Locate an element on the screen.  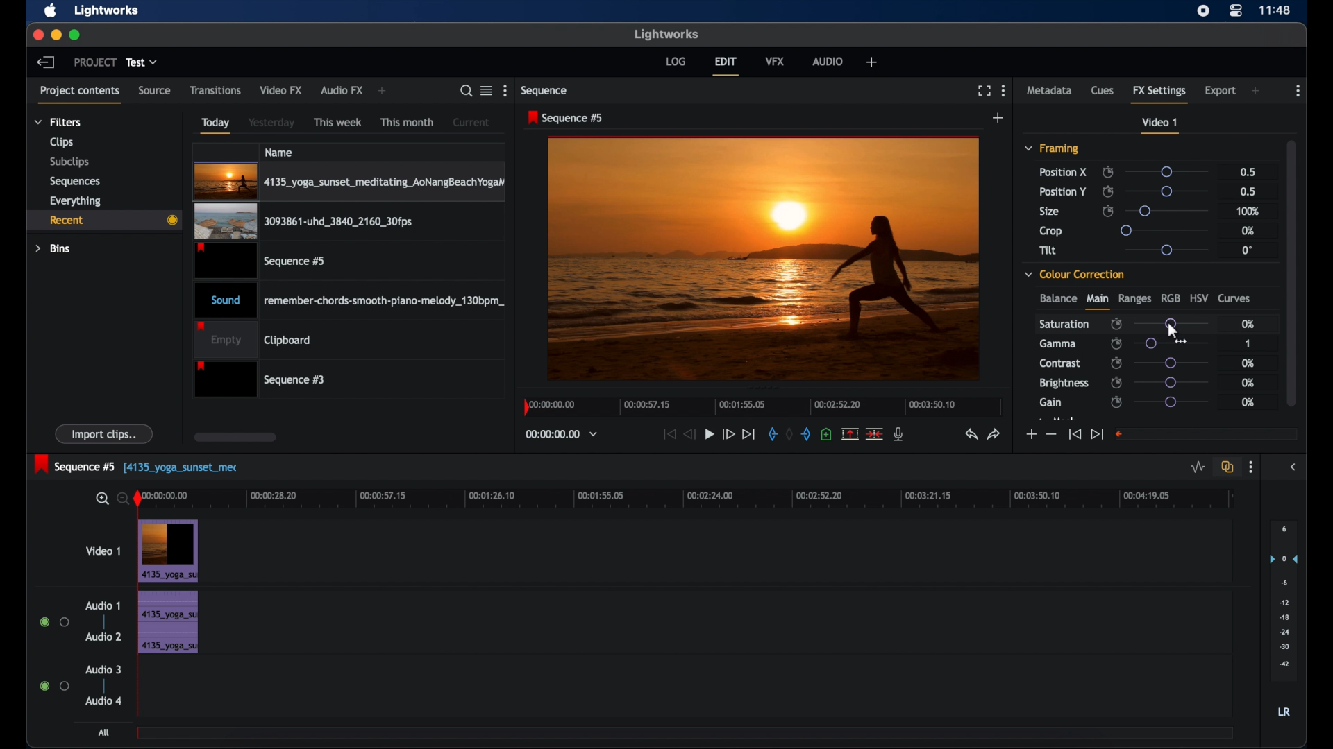
LR is located at coordinates (1284, 712).